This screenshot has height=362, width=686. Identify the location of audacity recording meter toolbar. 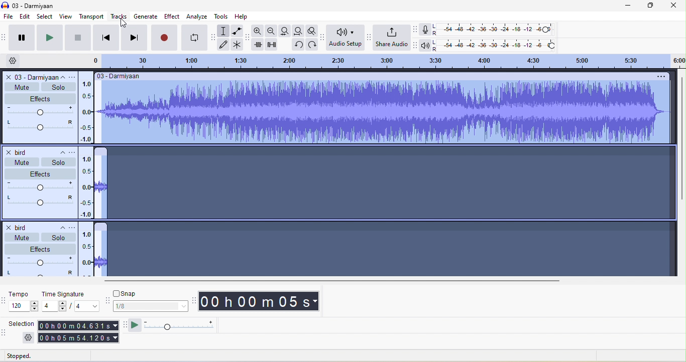
(416, 30).